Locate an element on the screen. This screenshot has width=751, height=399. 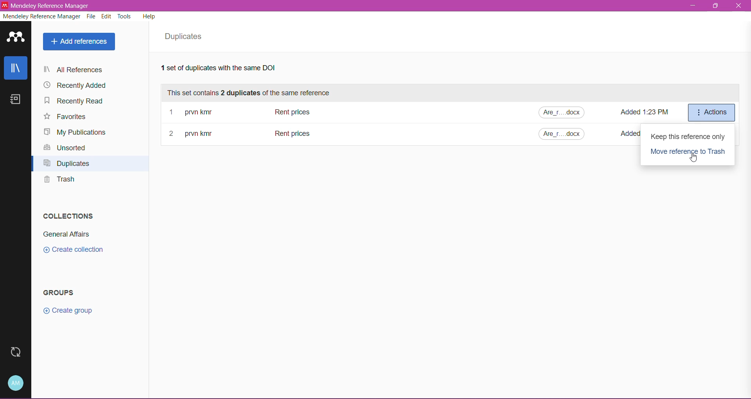
Favorites is located at coordinates (66, 117).